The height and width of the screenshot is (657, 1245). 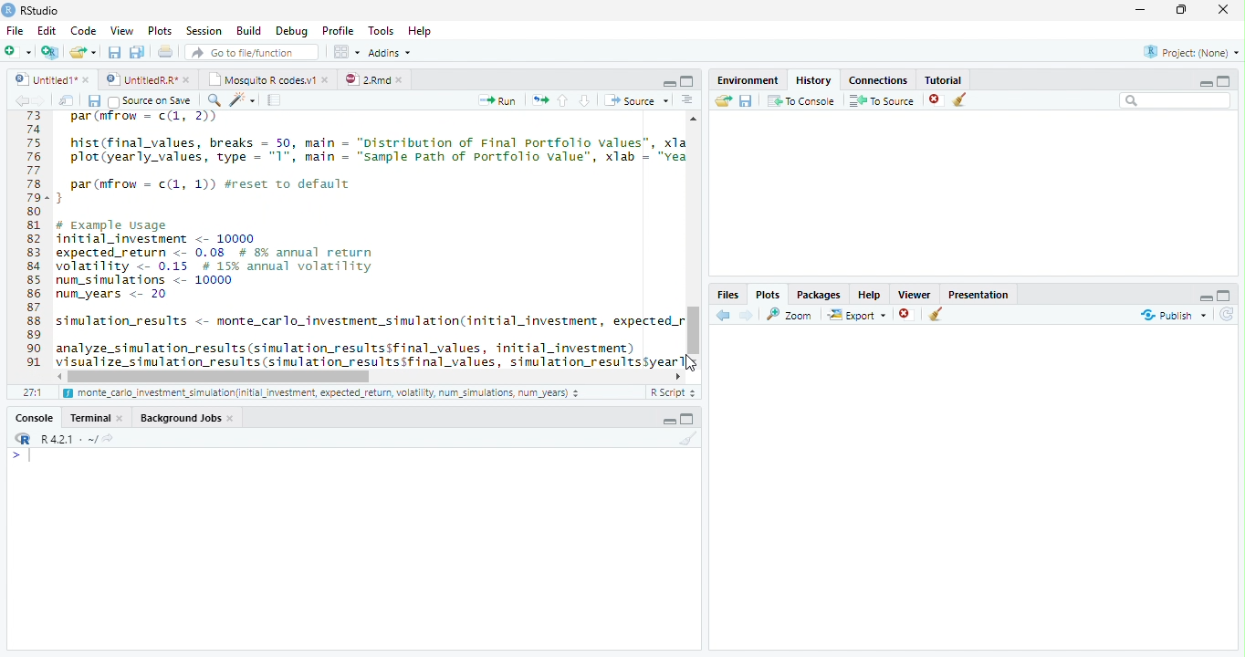 I want to click on Hide, so click(x=1204, y=296).